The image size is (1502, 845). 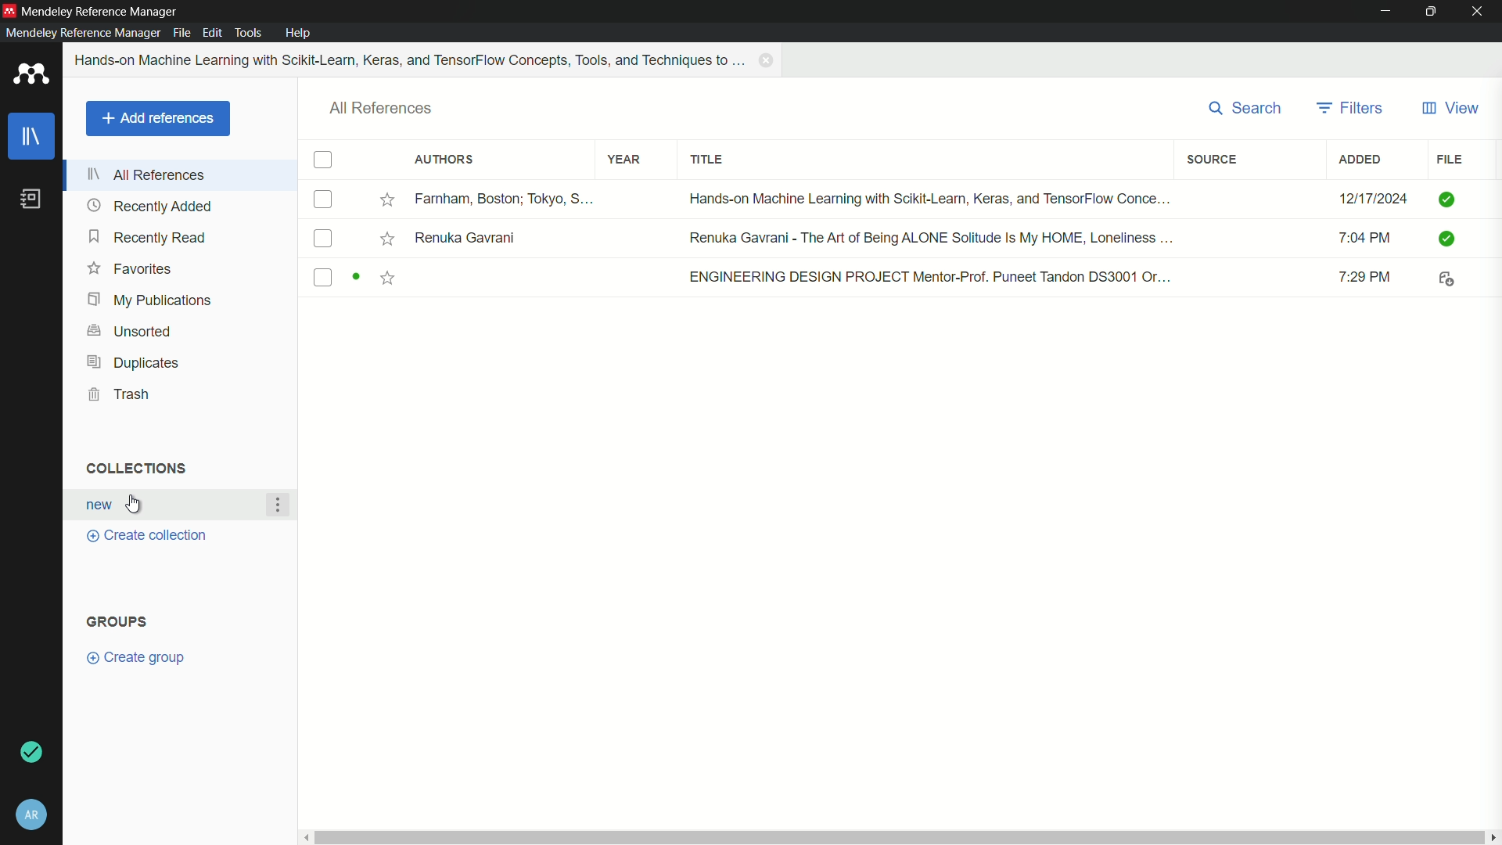 I want to click on check box, so click(x=323, y=160).